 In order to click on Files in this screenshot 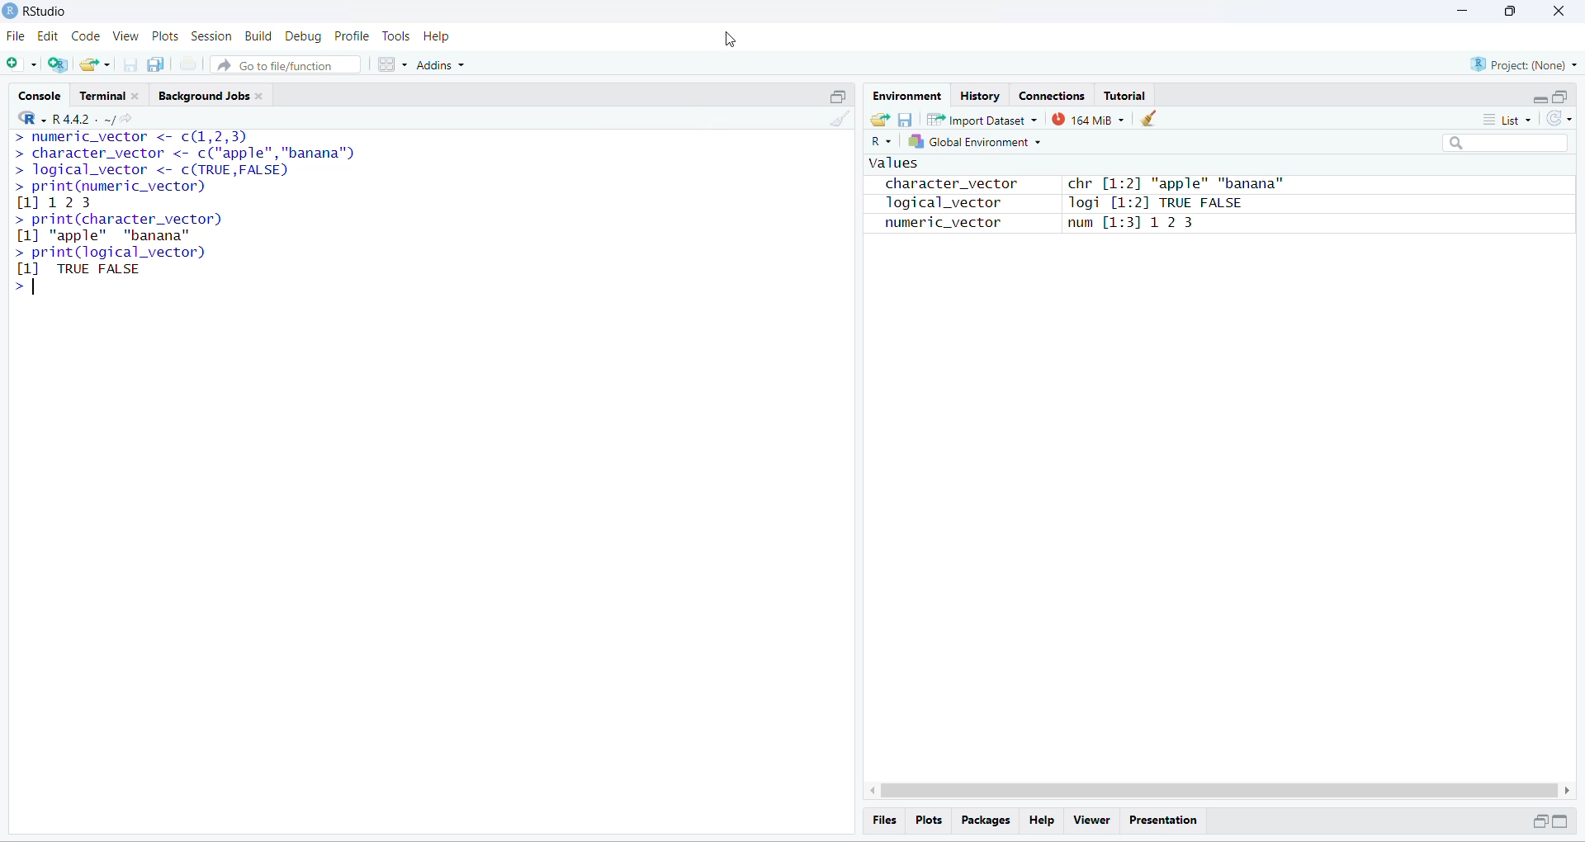, I will do `click(885, 820)`.